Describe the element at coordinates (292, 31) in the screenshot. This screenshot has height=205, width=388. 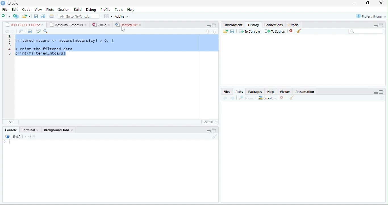
I see `close file` at that location.